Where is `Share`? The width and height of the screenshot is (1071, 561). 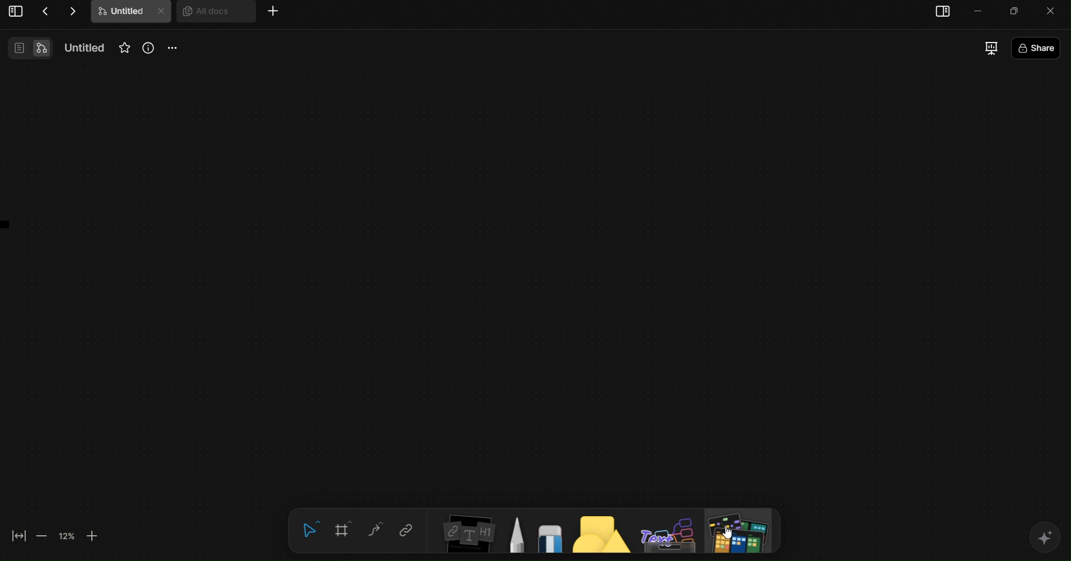
Share is located at coordinates (1061, 50).